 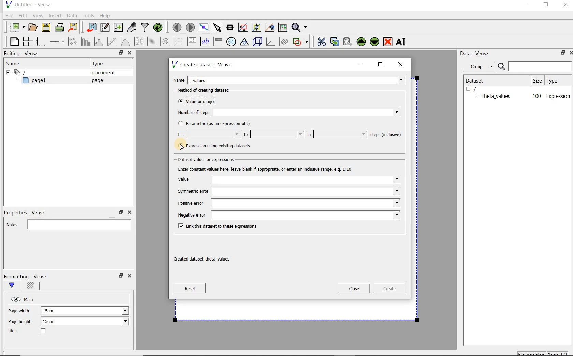 What do you see at coordinates (287, 112) in the screenshot?
I see `Number of steps` at bounding box center [287, 112].